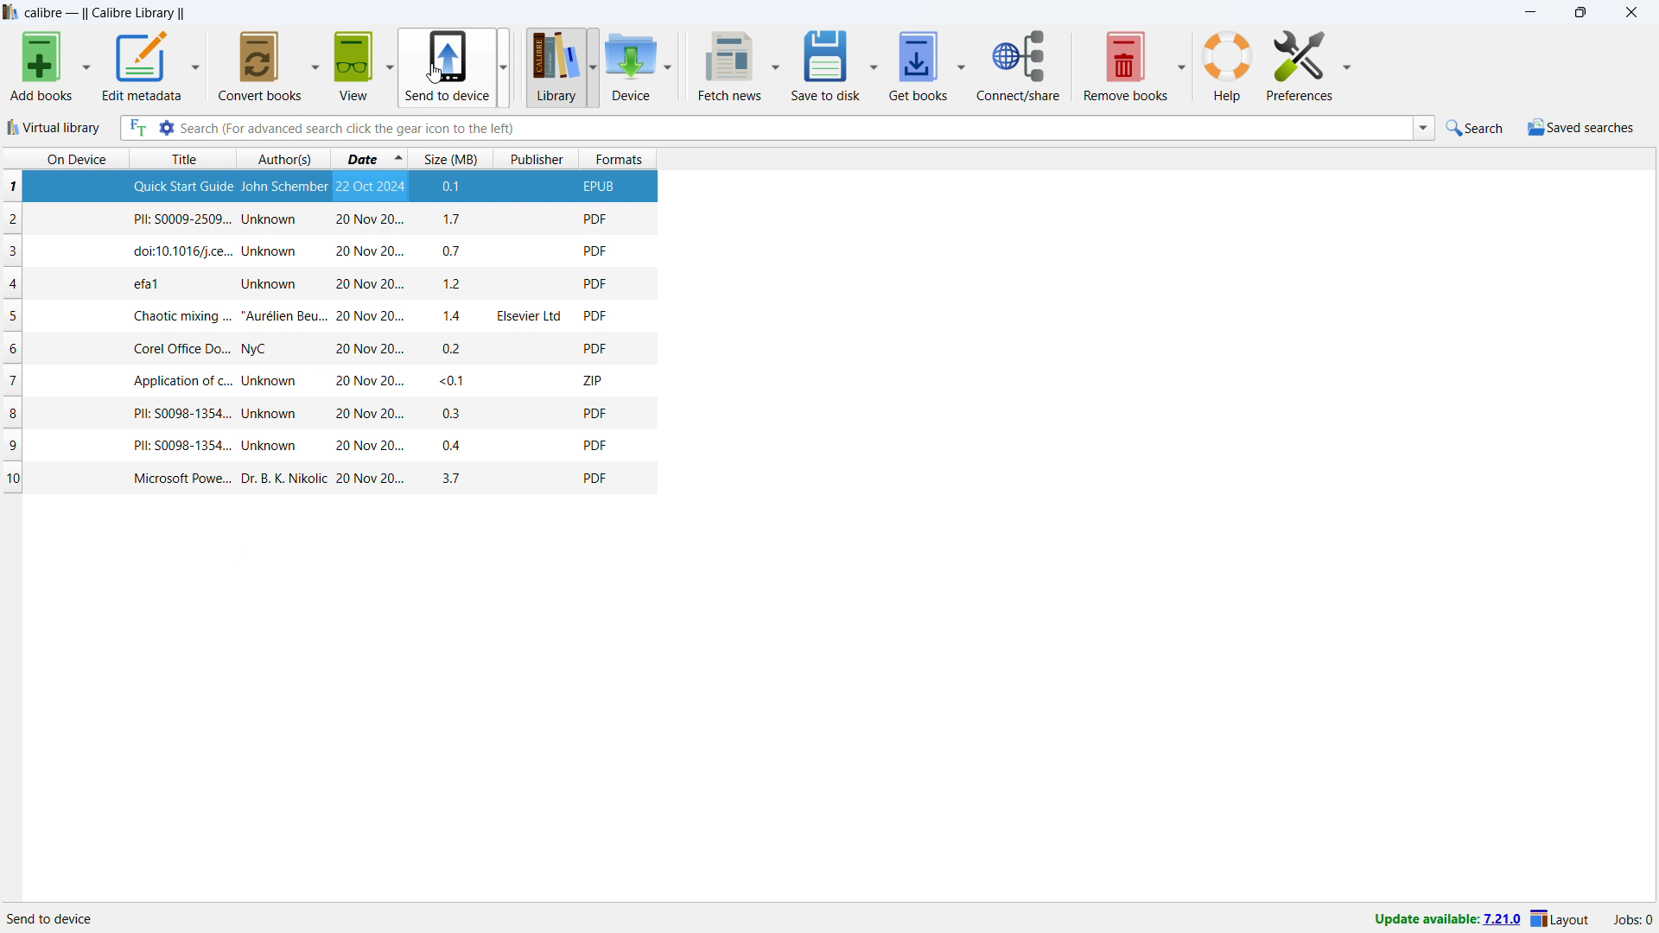  Describe the element at coordinates (329, 414) in the screenshot. I see `one book entry` at that location.